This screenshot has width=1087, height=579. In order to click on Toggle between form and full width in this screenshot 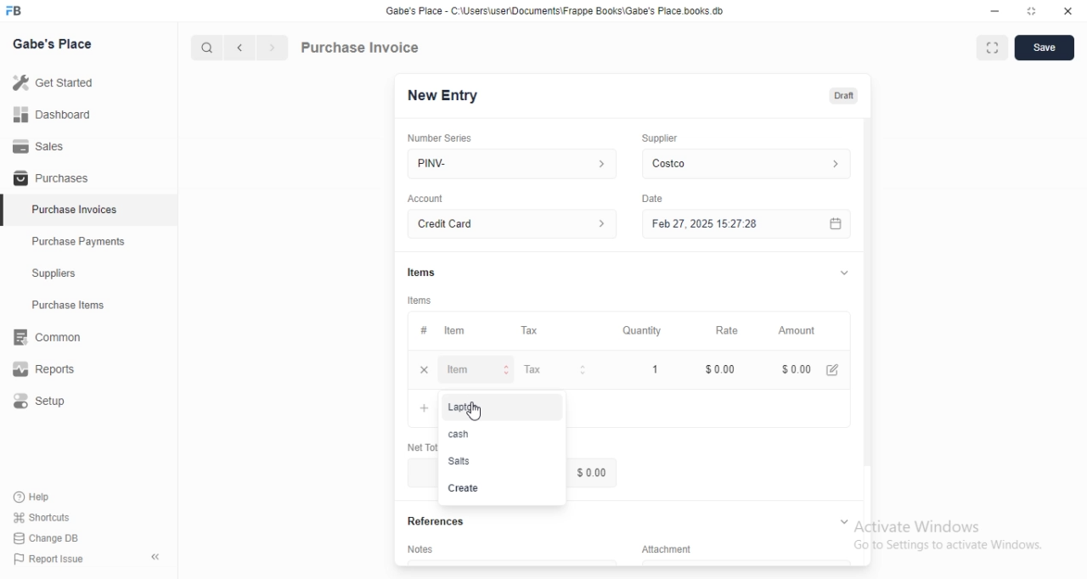, I will do `click(993, 48)`.